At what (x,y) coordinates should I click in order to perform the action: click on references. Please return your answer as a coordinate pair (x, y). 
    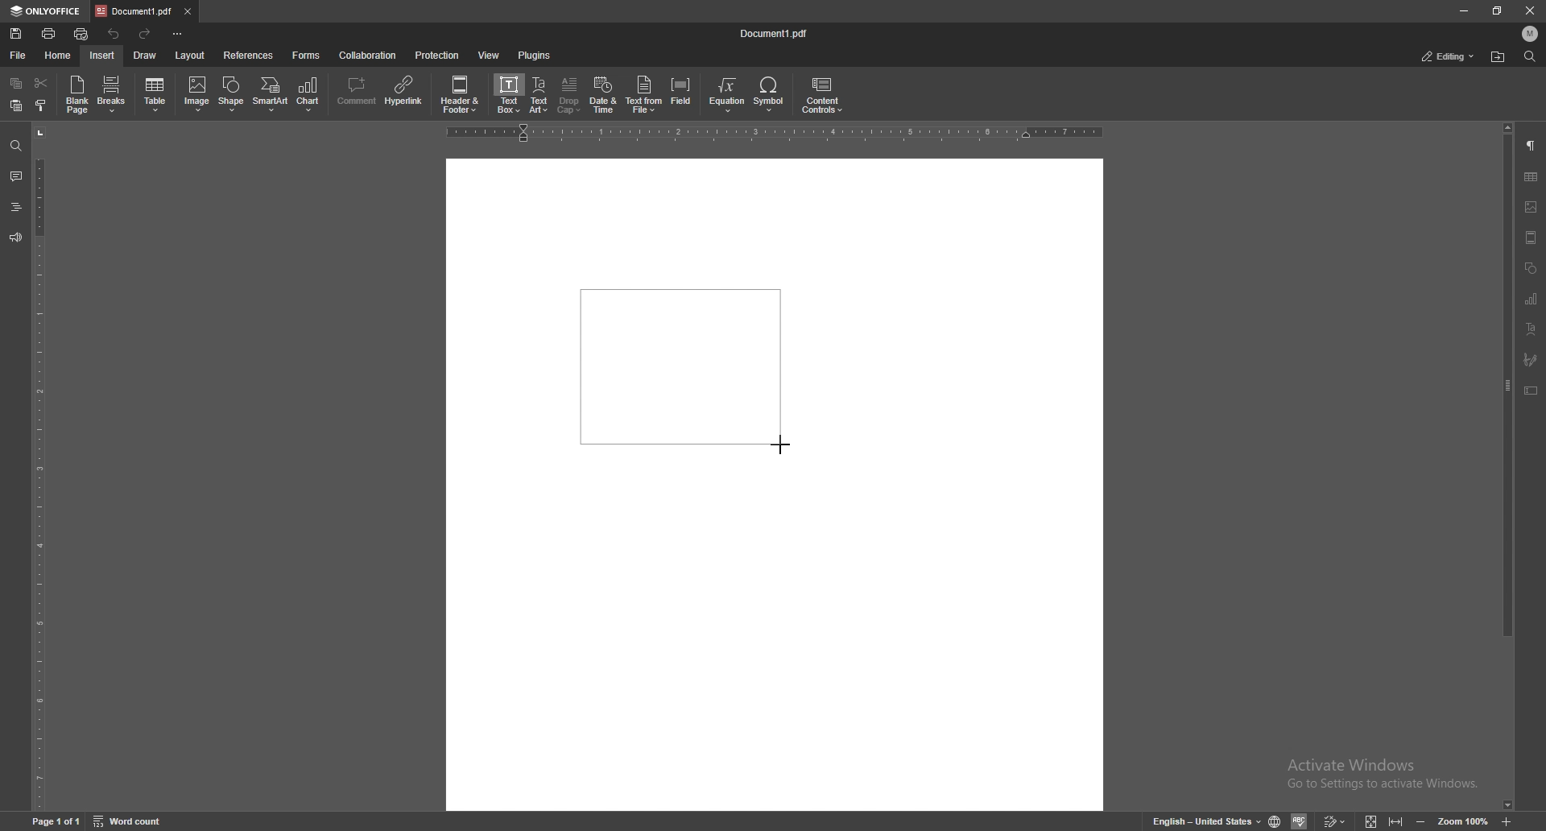
    Looking at the image, I should click on (249, 56).